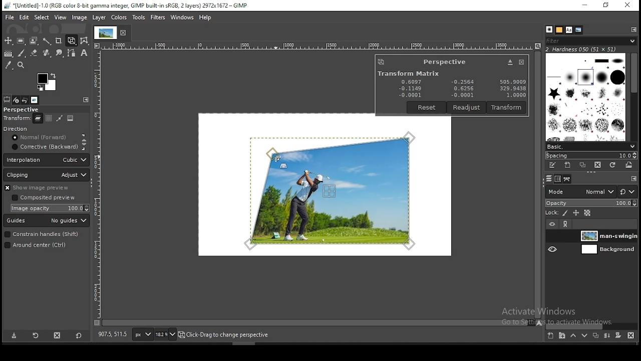 This screenshot has width=641, height=361. Describe the element at coordinates (566, 225) in the screenshot. I see `link` at that location.